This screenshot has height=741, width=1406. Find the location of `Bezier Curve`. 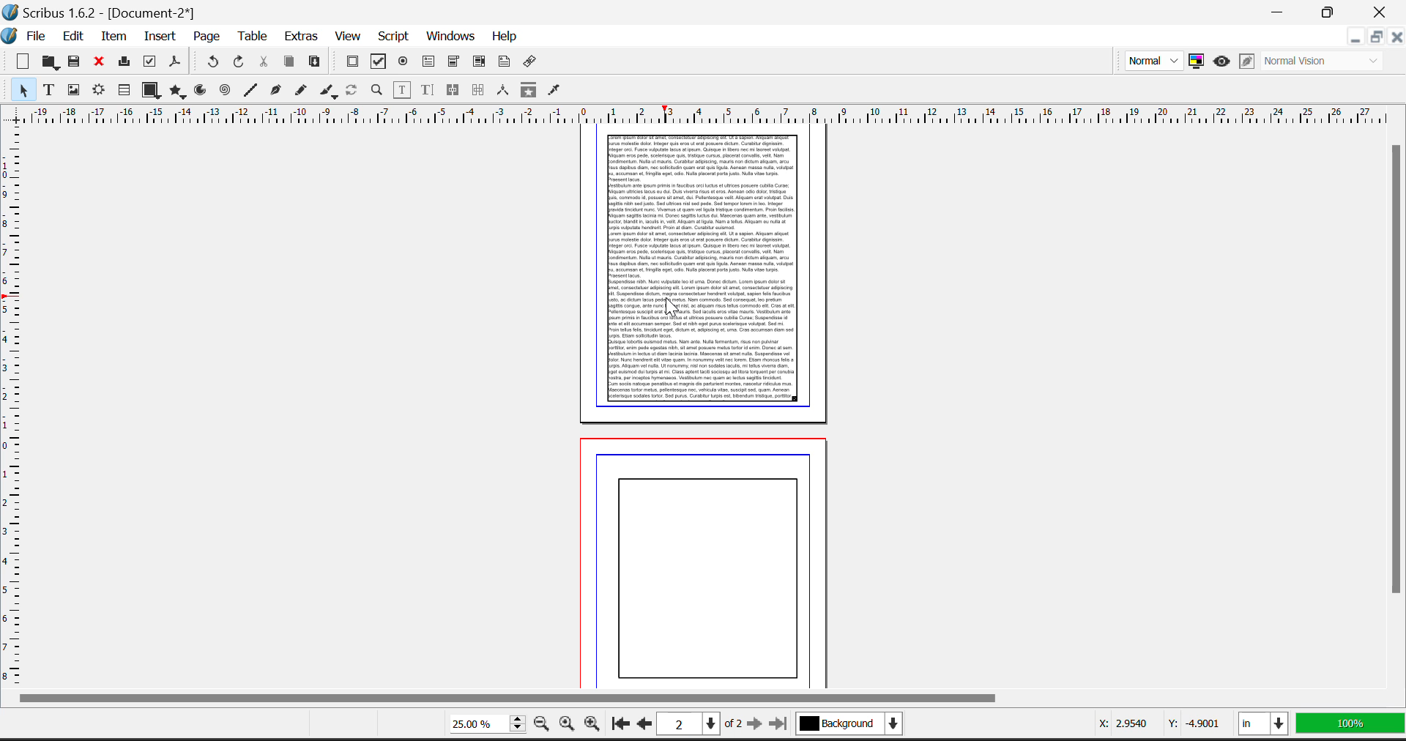

Bezier Curve is located at coordinates (274, 92).